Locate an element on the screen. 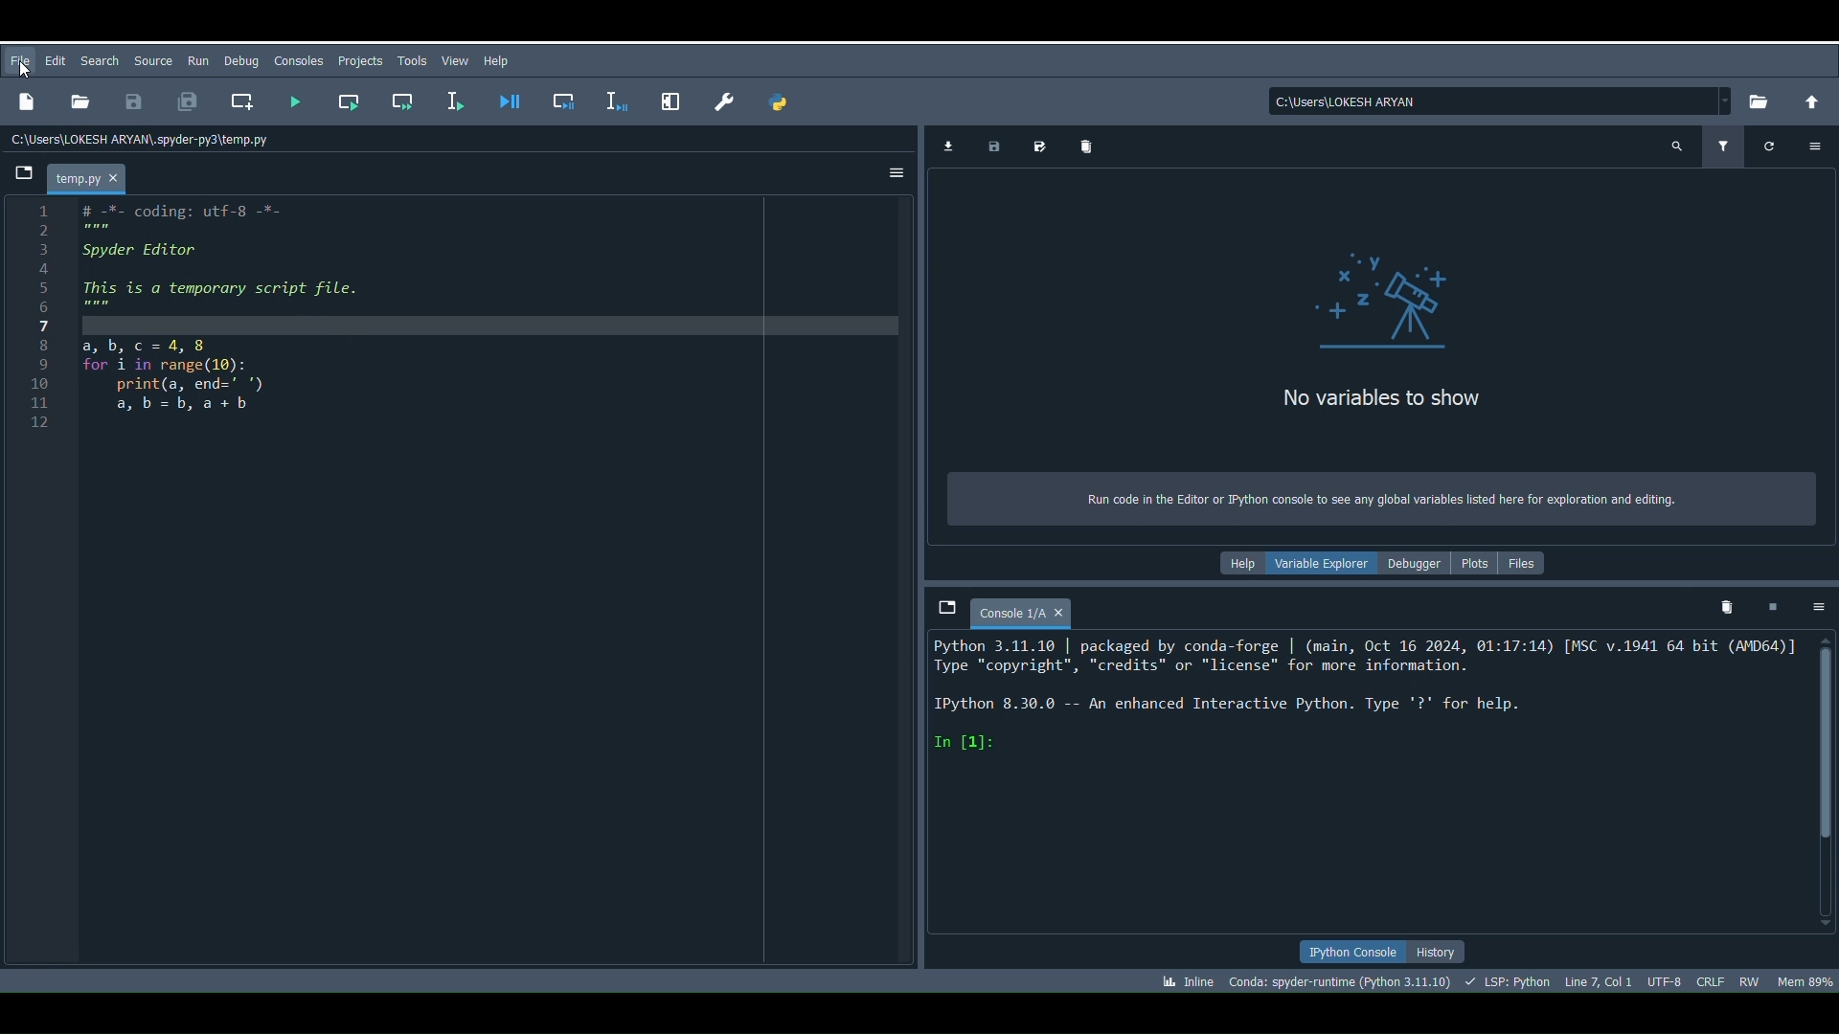 This screenshot has width=1839, height=1034. Run current cell and go to the next one (Shift + Return) is located at coordinates (409, 101).